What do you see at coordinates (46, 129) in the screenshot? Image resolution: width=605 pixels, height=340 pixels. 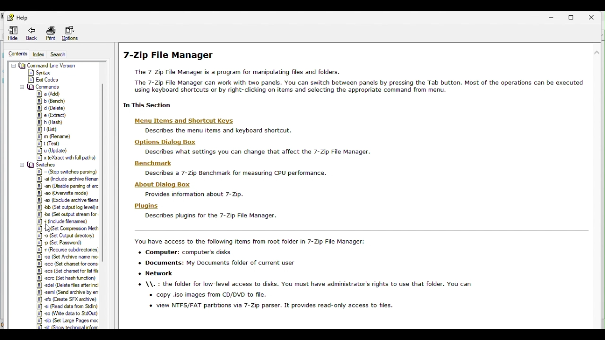 I see `List` at bounding box center [46, 129].